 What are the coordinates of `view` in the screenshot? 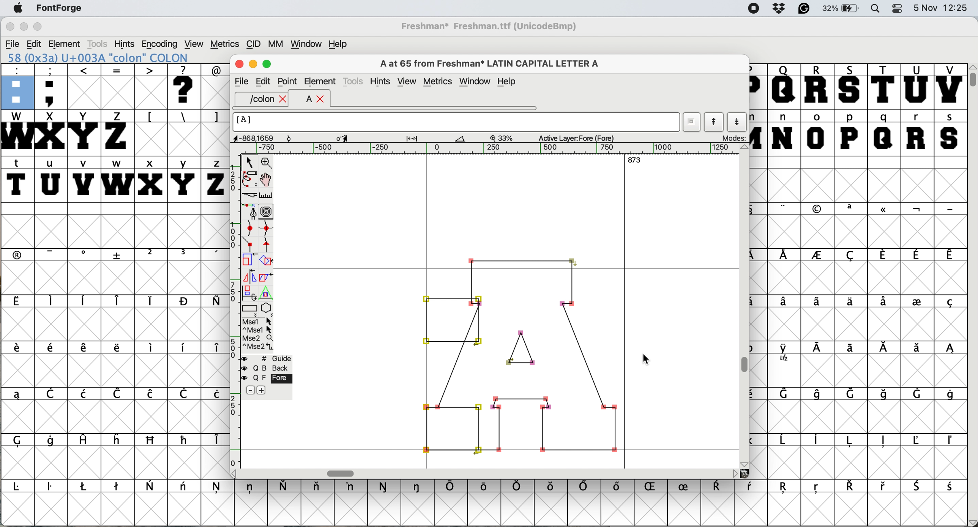 It's located at (195, 43).